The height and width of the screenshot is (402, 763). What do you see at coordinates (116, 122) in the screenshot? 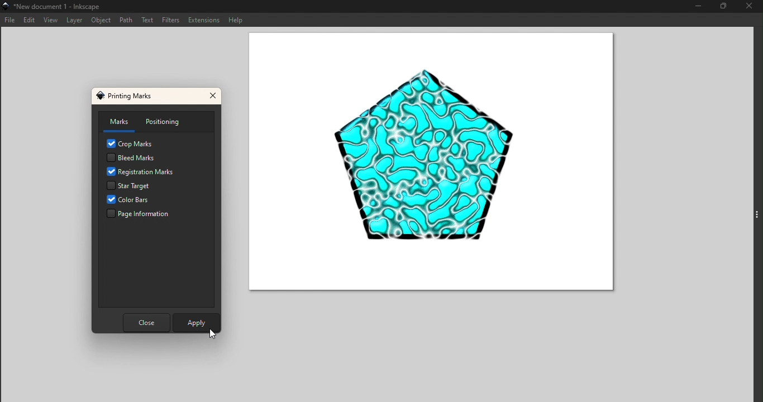
I see `Marks` at bounding box center [116, 122].